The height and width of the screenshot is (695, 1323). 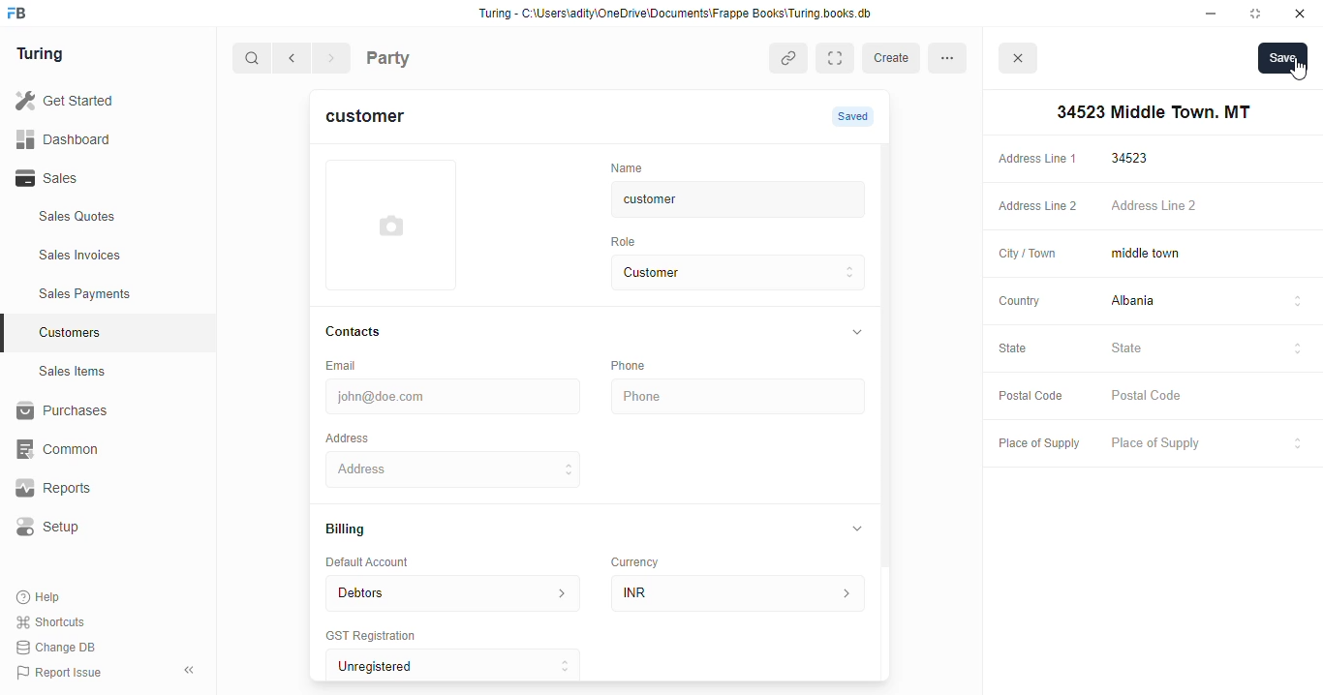 I want to click on collpase, so click(x=189, y=670).